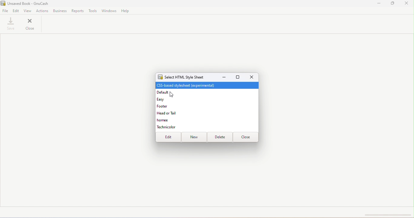 Image resolution: width=414 pixels, height=218 pixels. I want to click on CSS-based stylesheet [experimental], so click(207, 85).